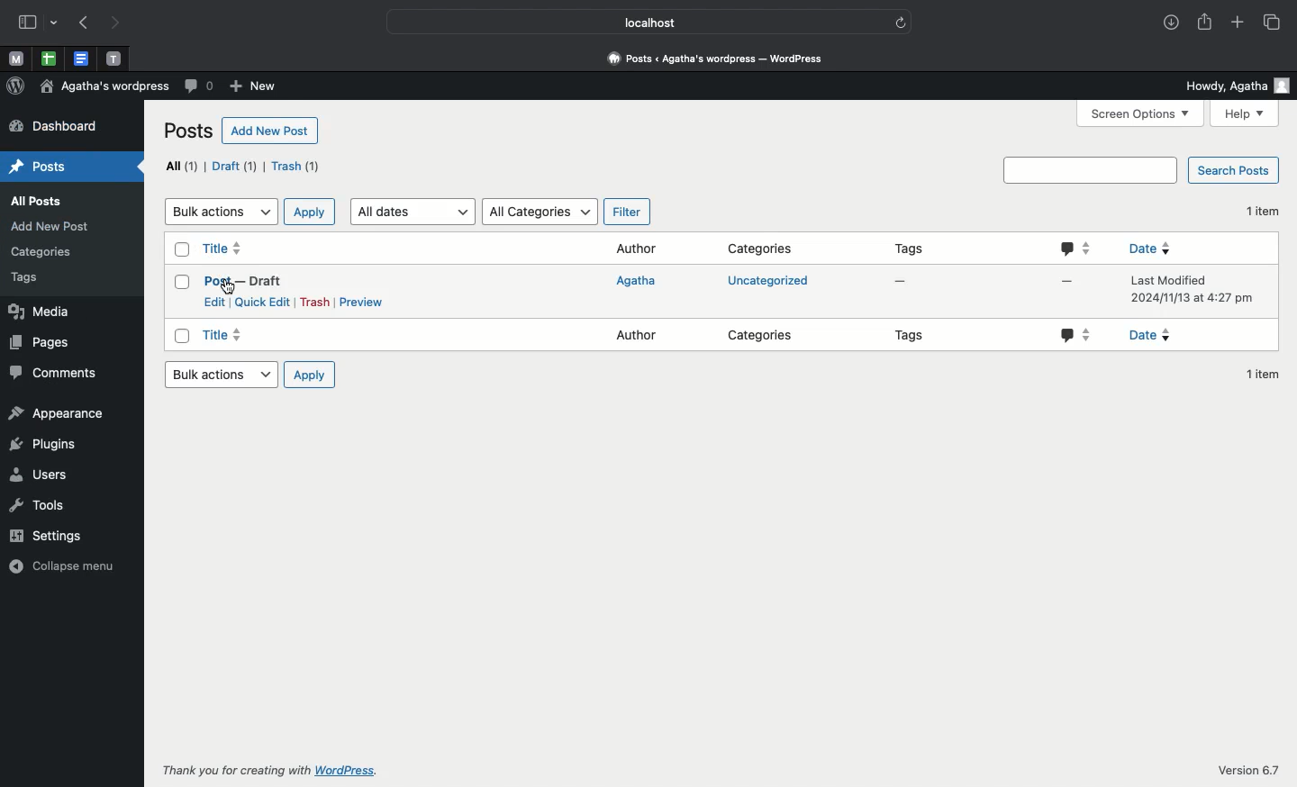  I want to click on Comment, so click(195, 86).